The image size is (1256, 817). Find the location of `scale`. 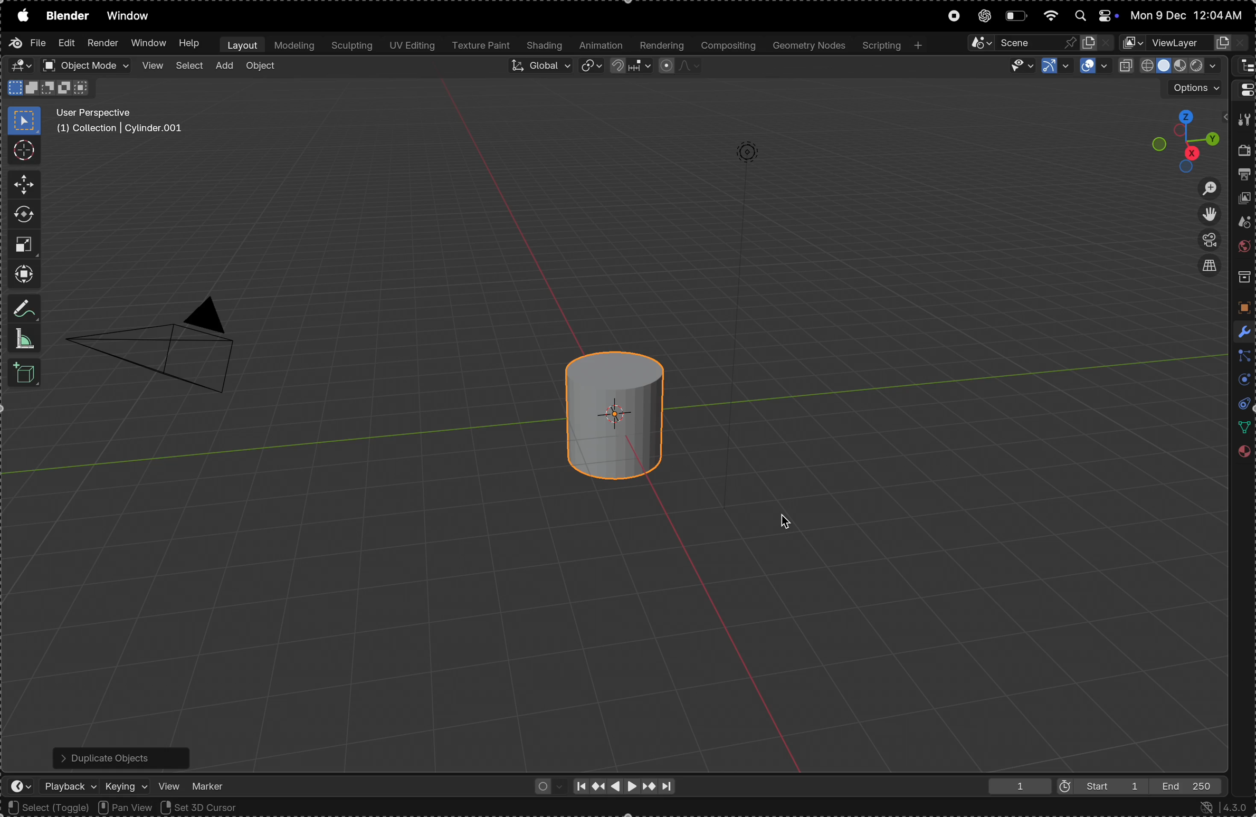

scale is located at coordinates (23, 244).